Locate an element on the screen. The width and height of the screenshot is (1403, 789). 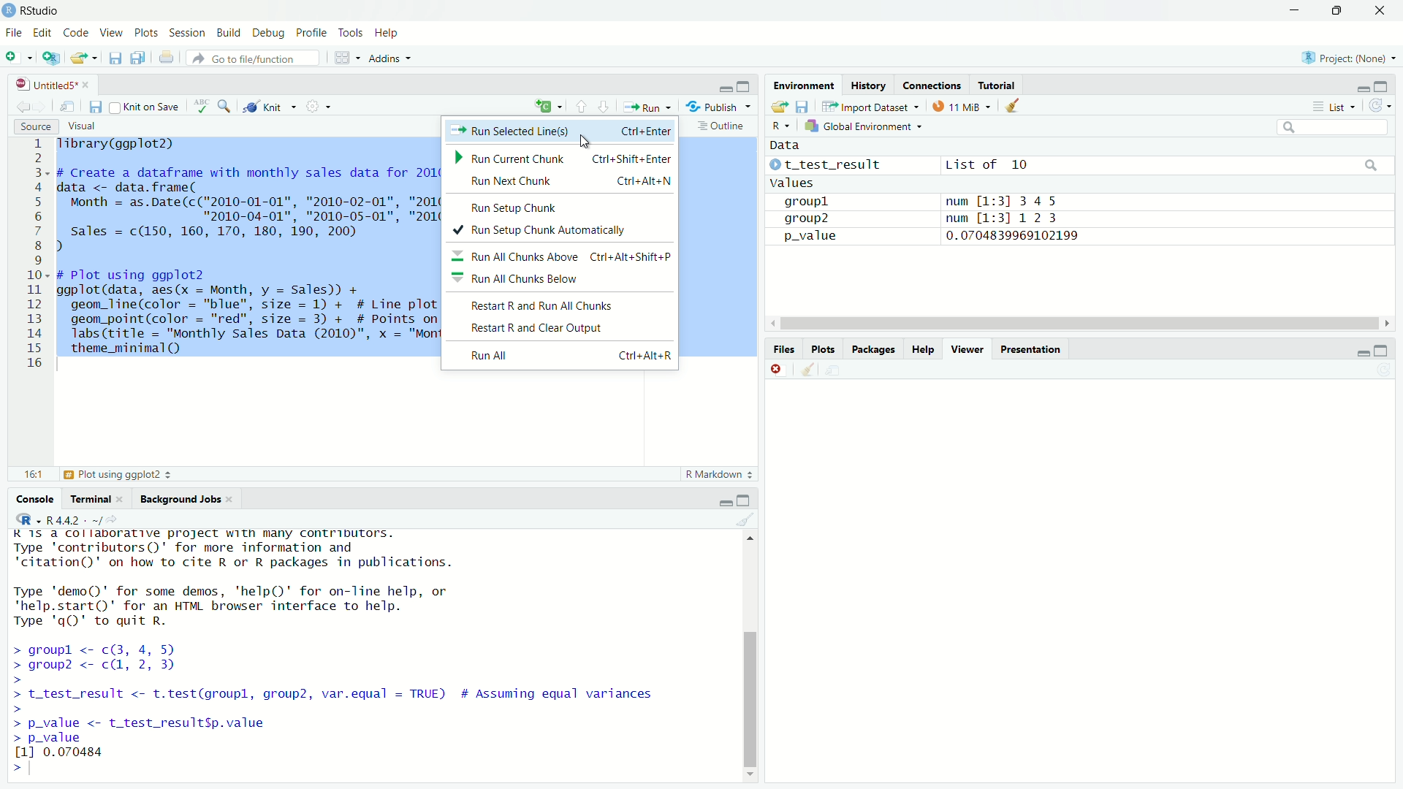
Environment is located at coordinates (800, 83).